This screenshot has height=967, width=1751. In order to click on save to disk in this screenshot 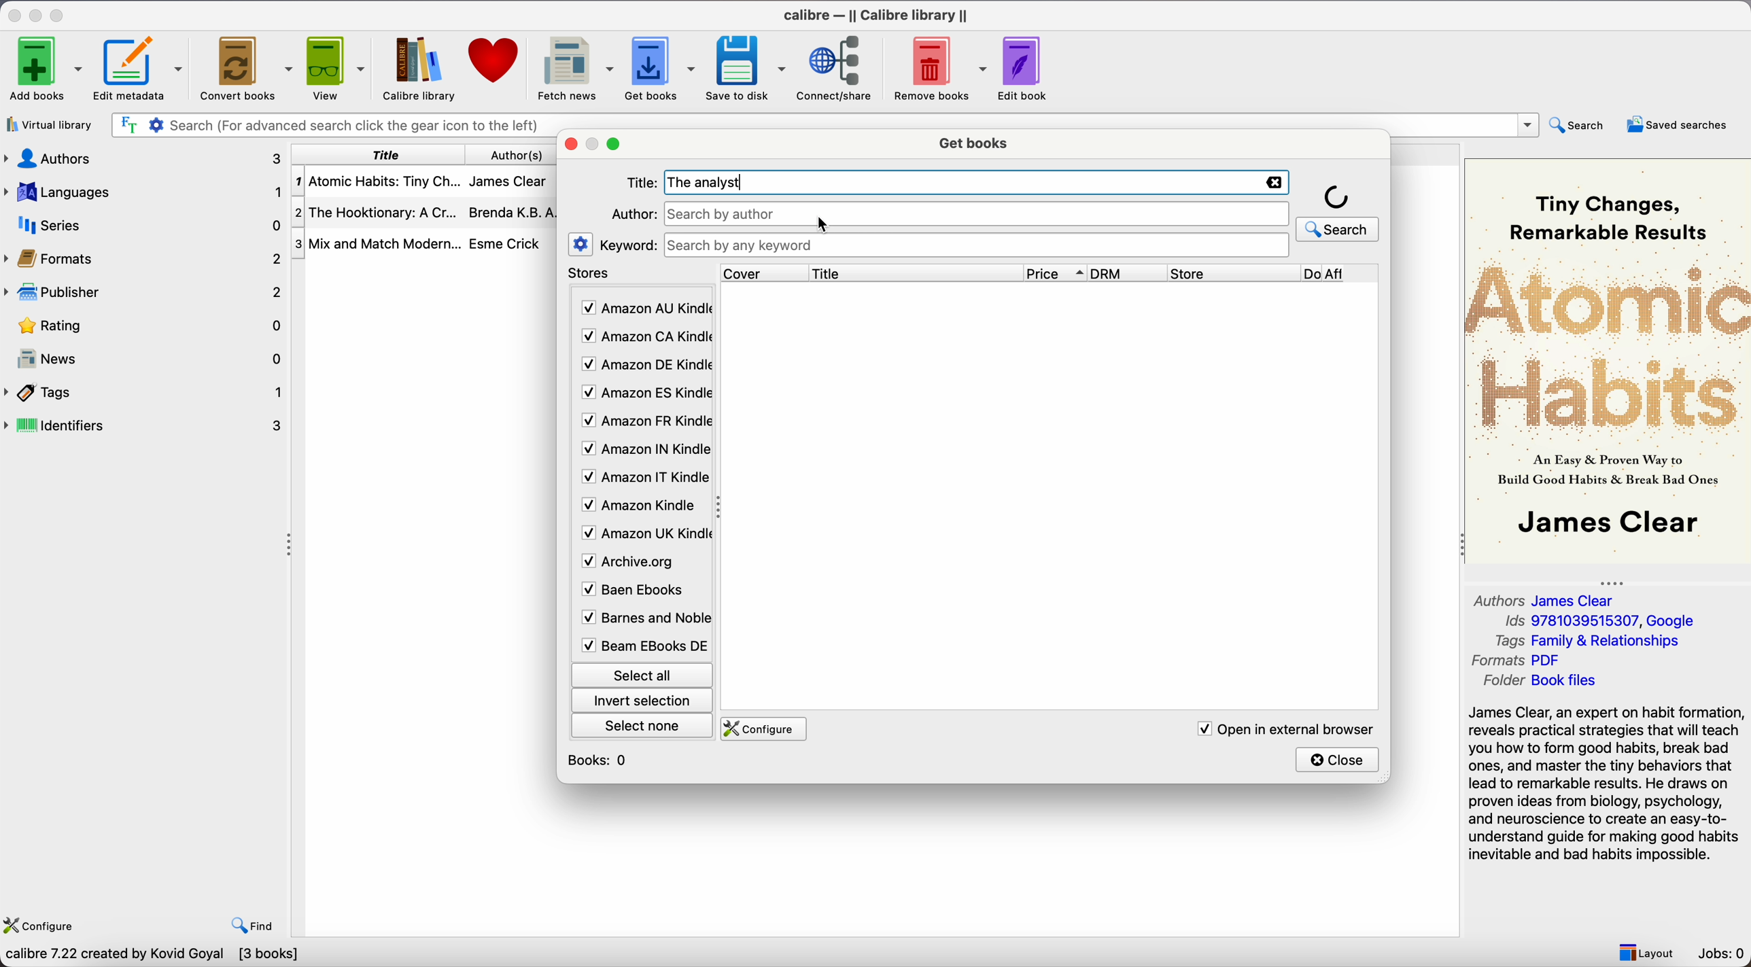, I will do `click(745, 67)`.